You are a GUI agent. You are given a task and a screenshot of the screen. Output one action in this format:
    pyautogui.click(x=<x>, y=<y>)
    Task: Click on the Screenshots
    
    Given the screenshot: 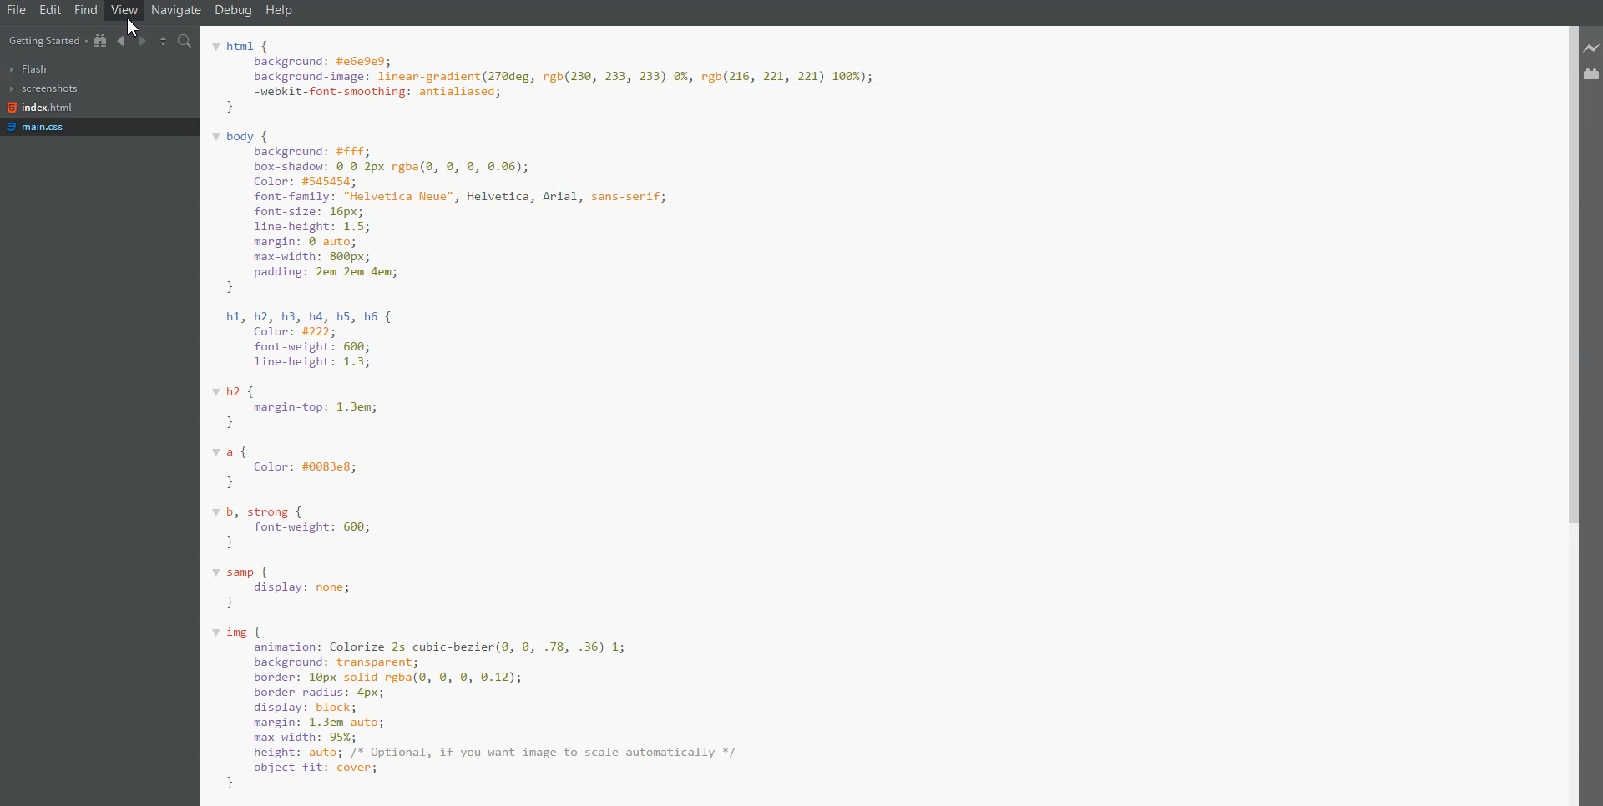 What is the action you would take?
    pyautogui.click(x=43, y=88)
    